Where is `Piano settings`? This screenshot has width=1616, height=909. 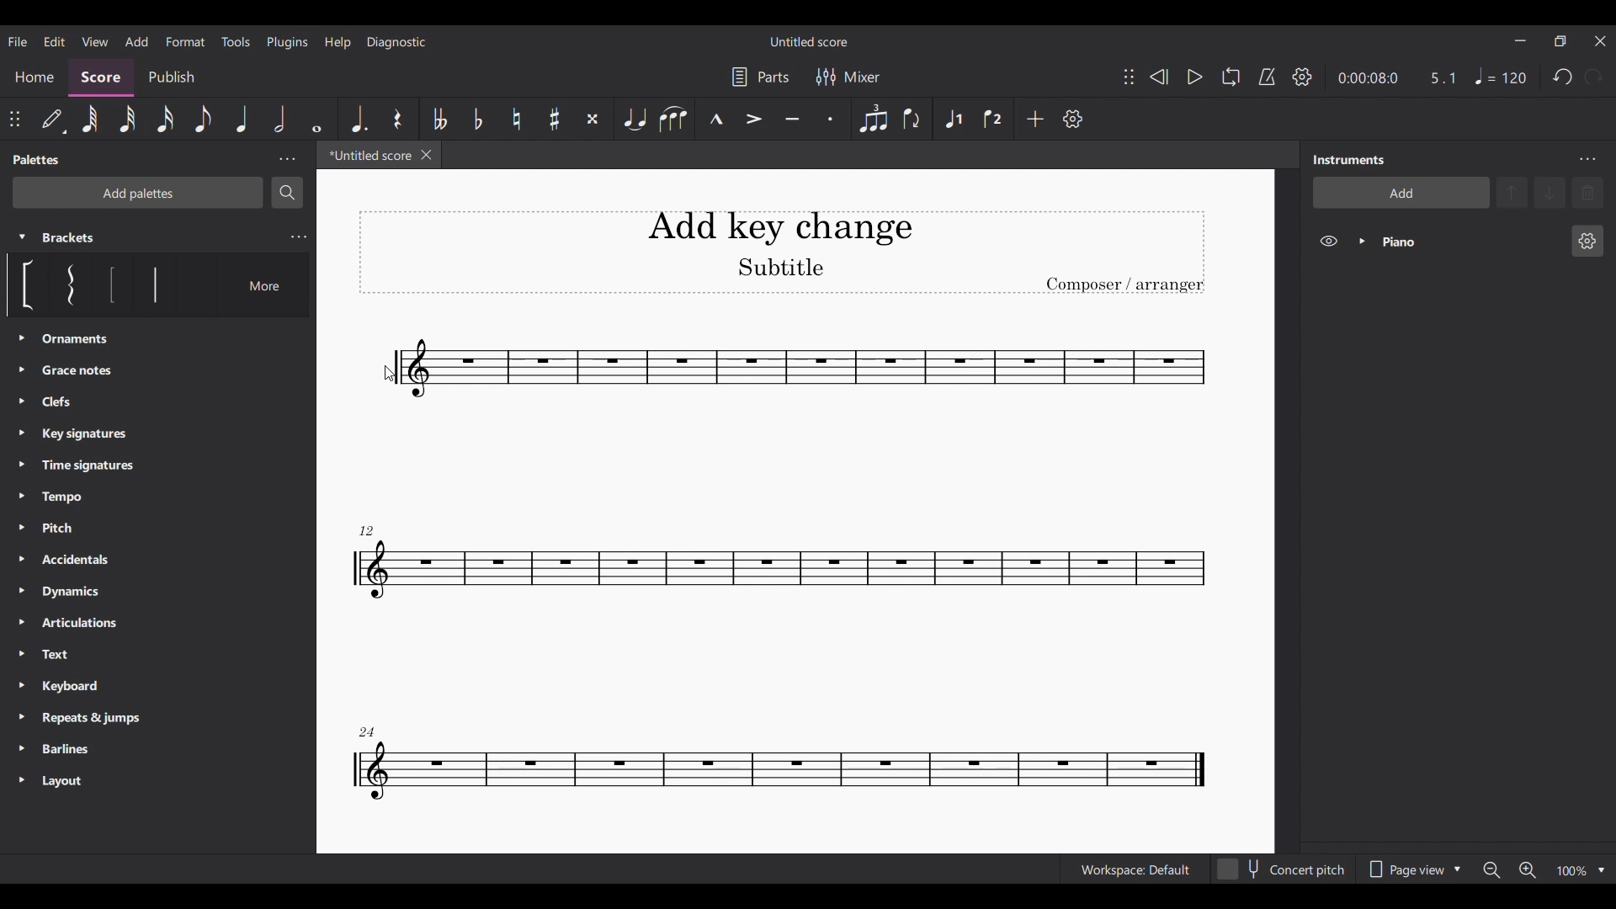 Piano settings is located at coordinates (1588, 241).